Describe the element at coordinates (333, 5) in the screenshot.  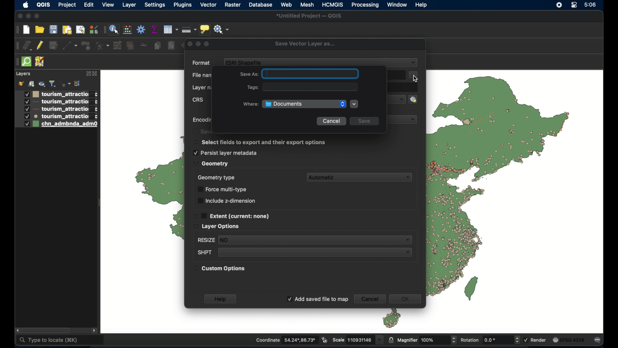
I see `HCMGIS` at that location.